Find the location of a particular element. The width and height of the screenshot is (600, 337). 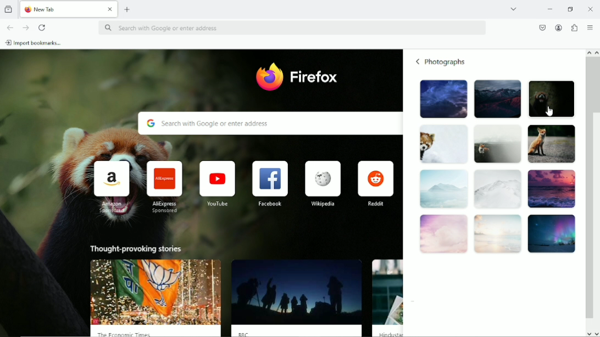

Photograph is located at coordinates (441, 144).